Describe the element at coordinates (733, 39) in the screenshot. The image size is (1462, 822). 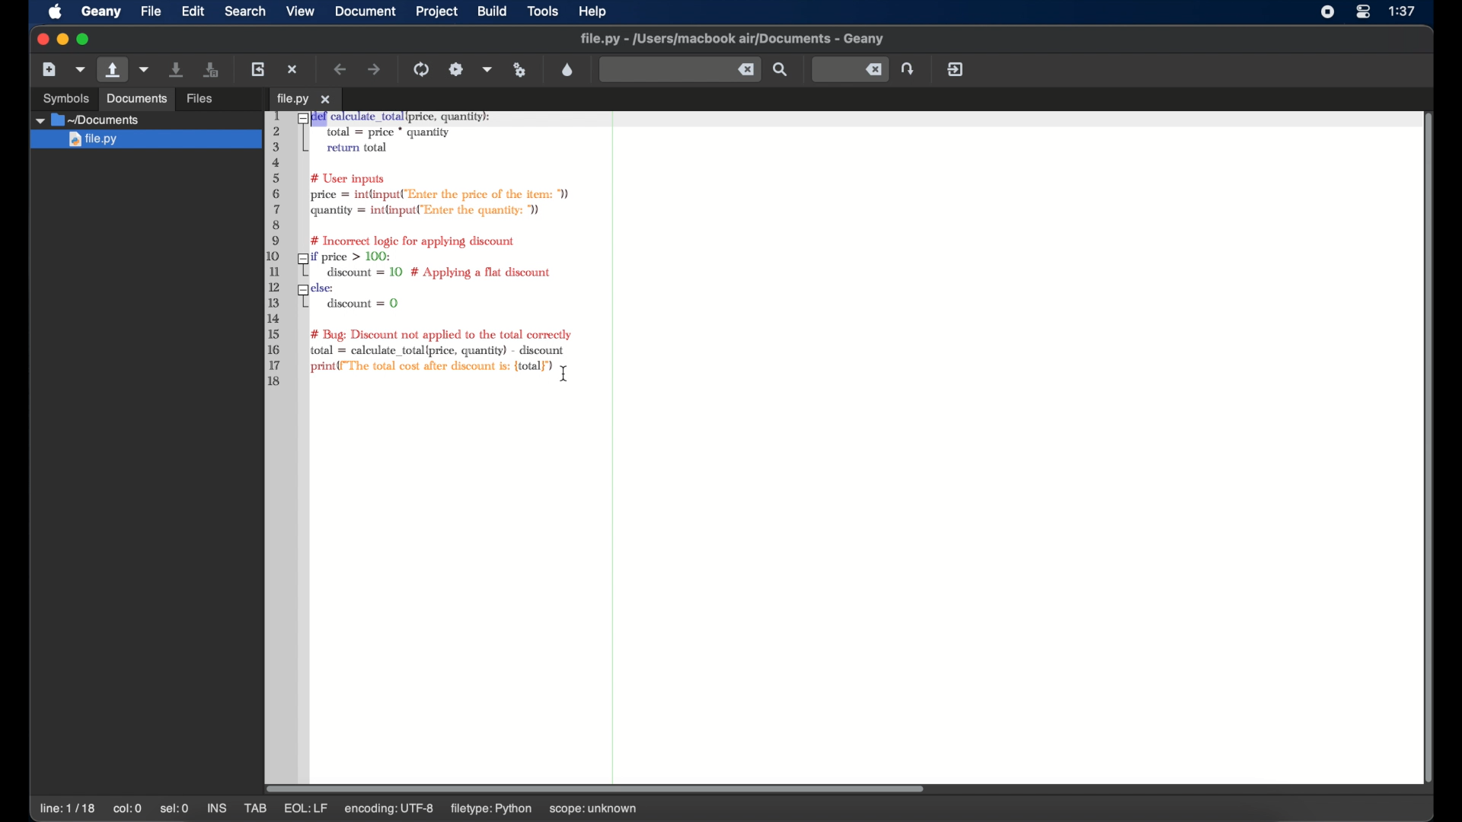
I see `filename` at that location.